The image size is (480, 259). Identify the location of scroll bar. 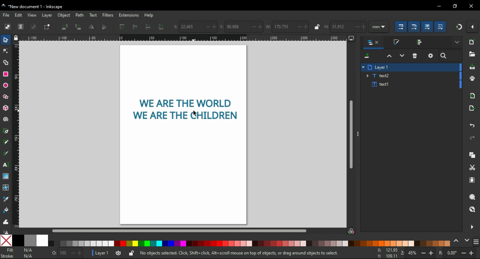
(351, 135).